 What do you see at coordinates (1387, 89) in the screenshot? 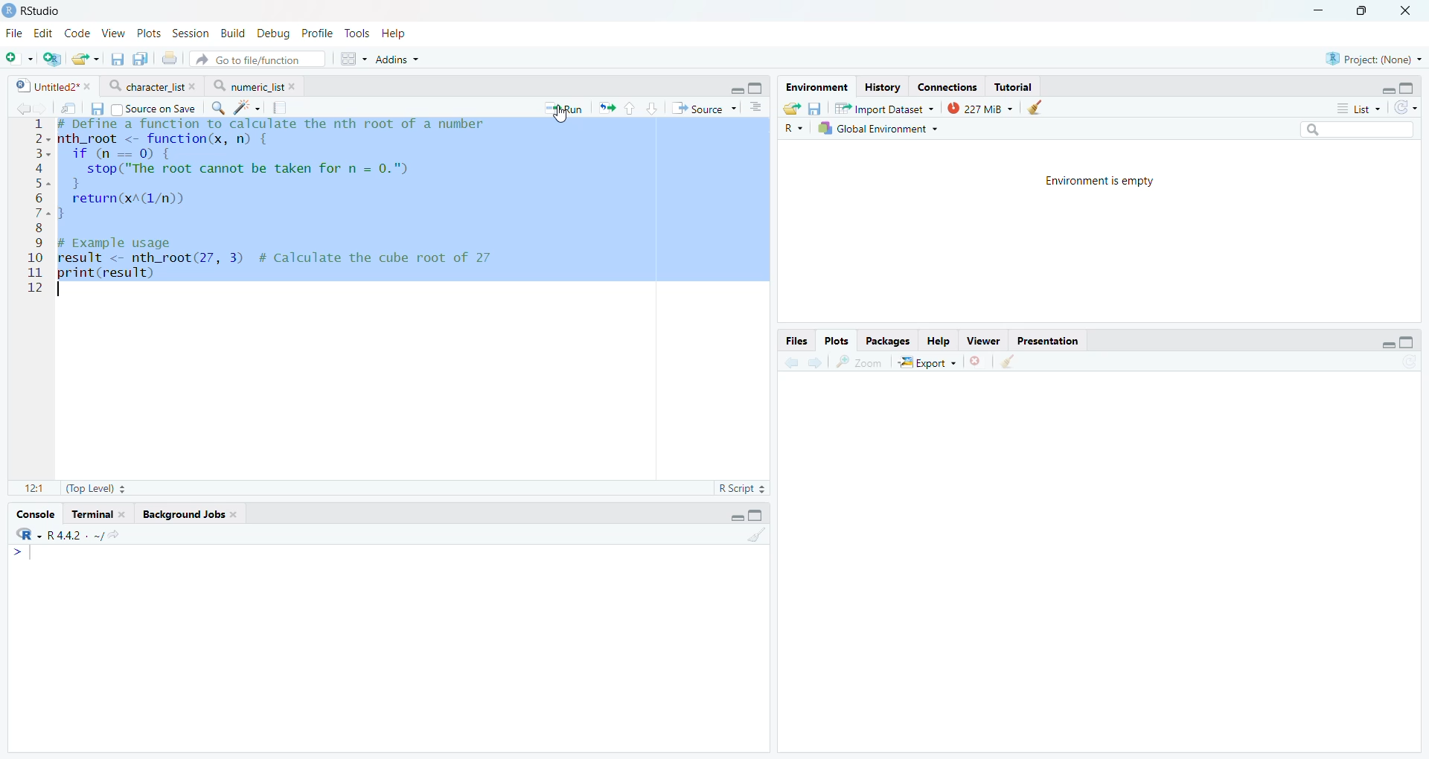
I see `Hide` at bounding box center [1387, 89].